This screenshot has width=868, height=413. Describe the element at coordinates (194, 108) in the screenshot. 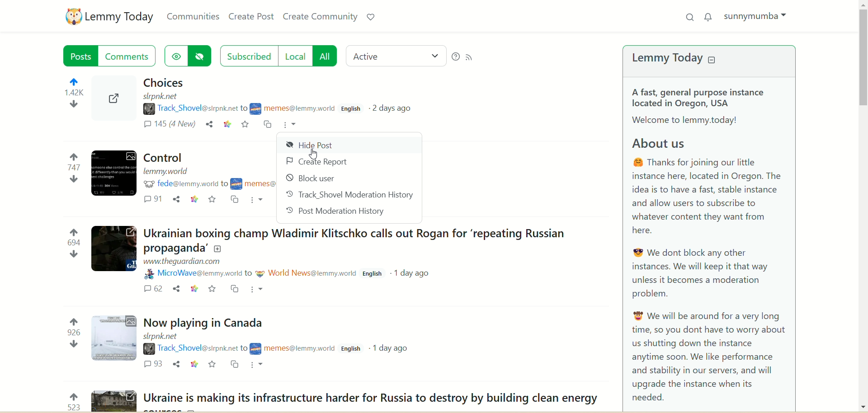

I see `username` at that location.